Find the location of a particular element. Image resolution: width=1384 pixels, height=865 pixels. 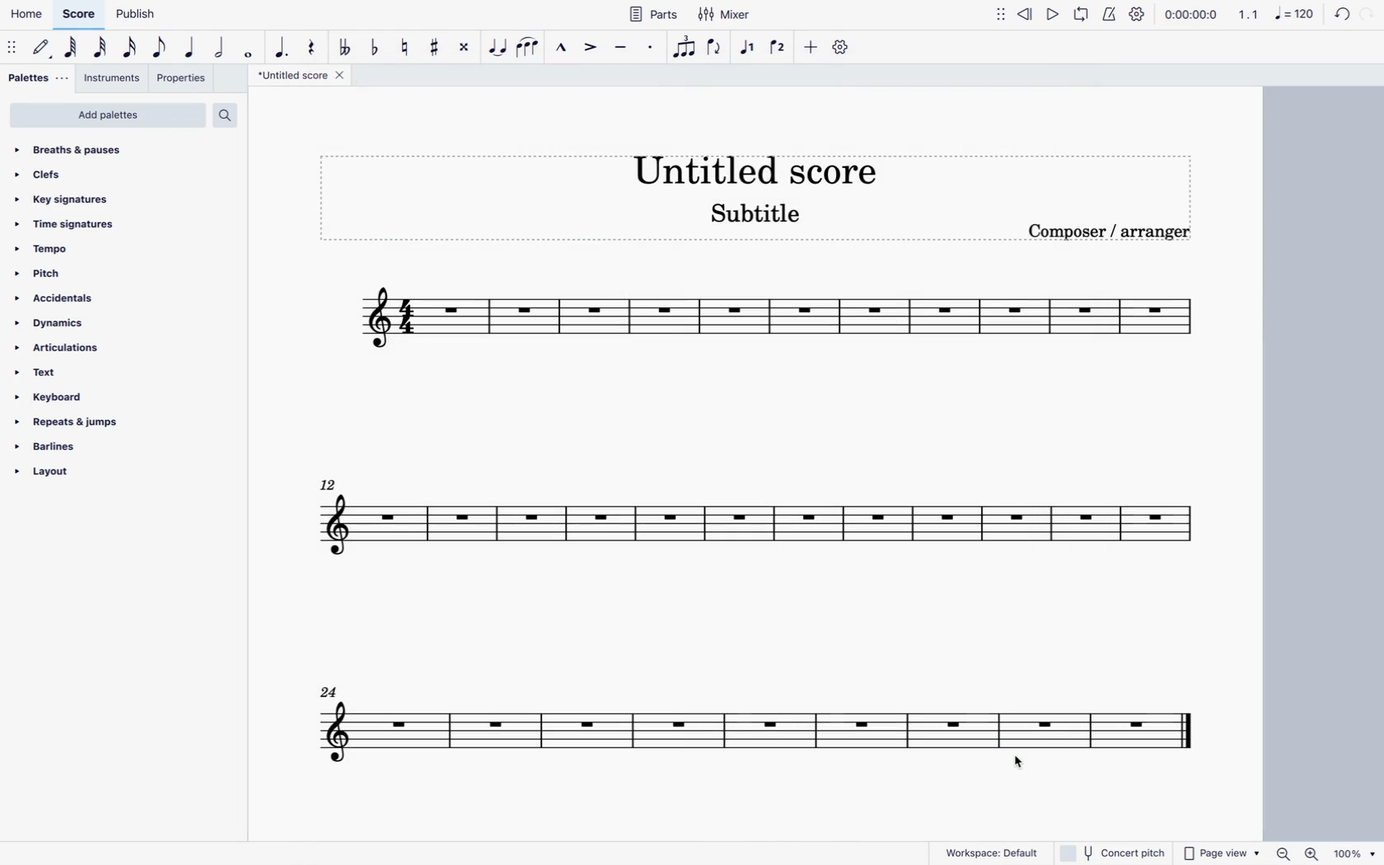

timeframe is located at coordinates (1195, 16).